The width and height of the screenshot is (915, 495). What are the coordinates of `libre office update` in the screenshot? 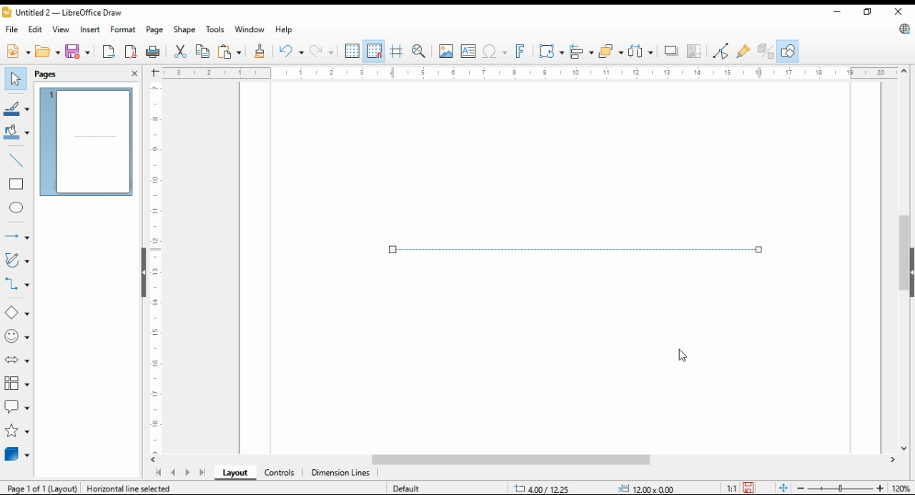 It's located at (904, 29).